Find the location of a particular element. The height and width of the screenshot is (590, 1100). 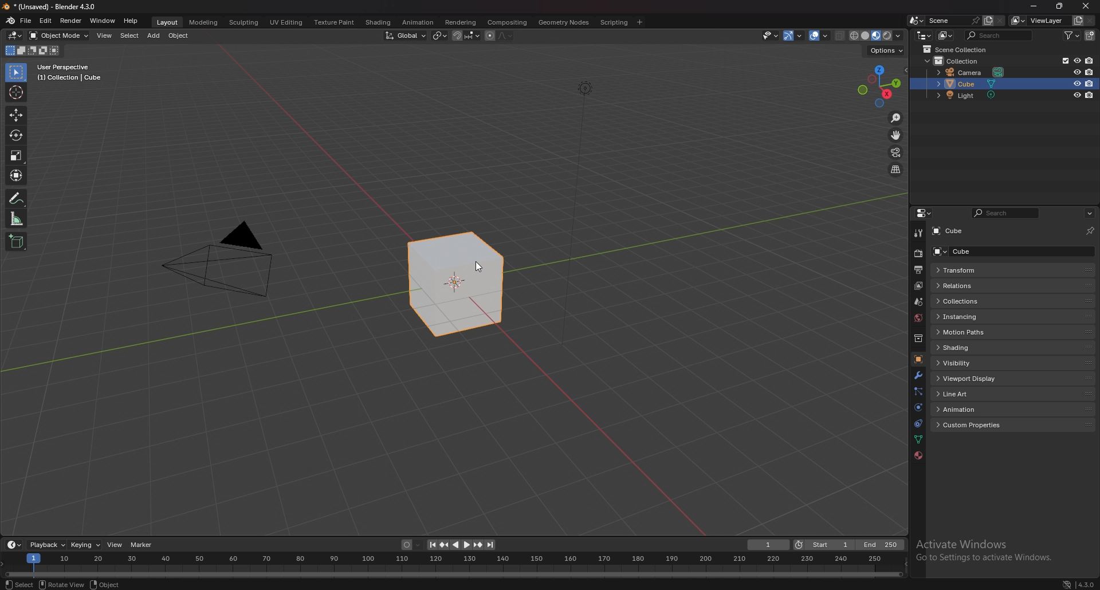

physics is located at coordinates (917, 408).